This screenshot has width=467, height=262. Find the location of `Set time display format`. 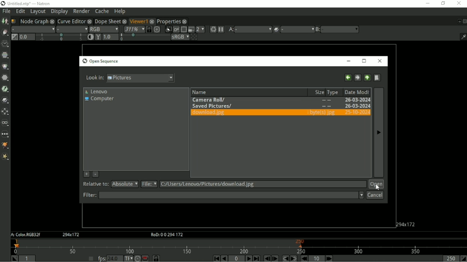

Set time display format is located at coordinates (128, 258).